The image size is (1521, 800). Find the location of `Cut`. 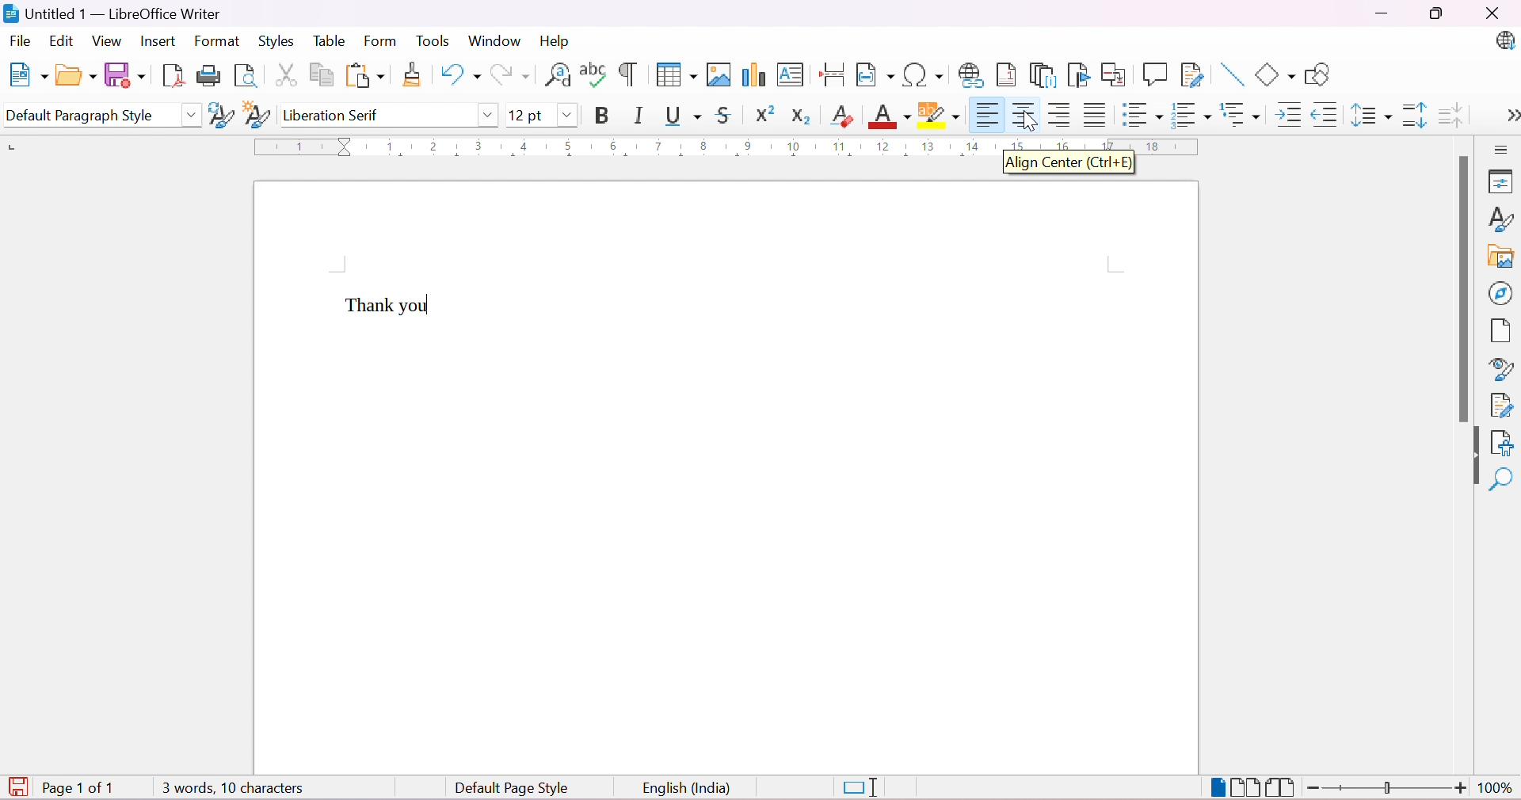

Cut is located at coordinates (283, 74).